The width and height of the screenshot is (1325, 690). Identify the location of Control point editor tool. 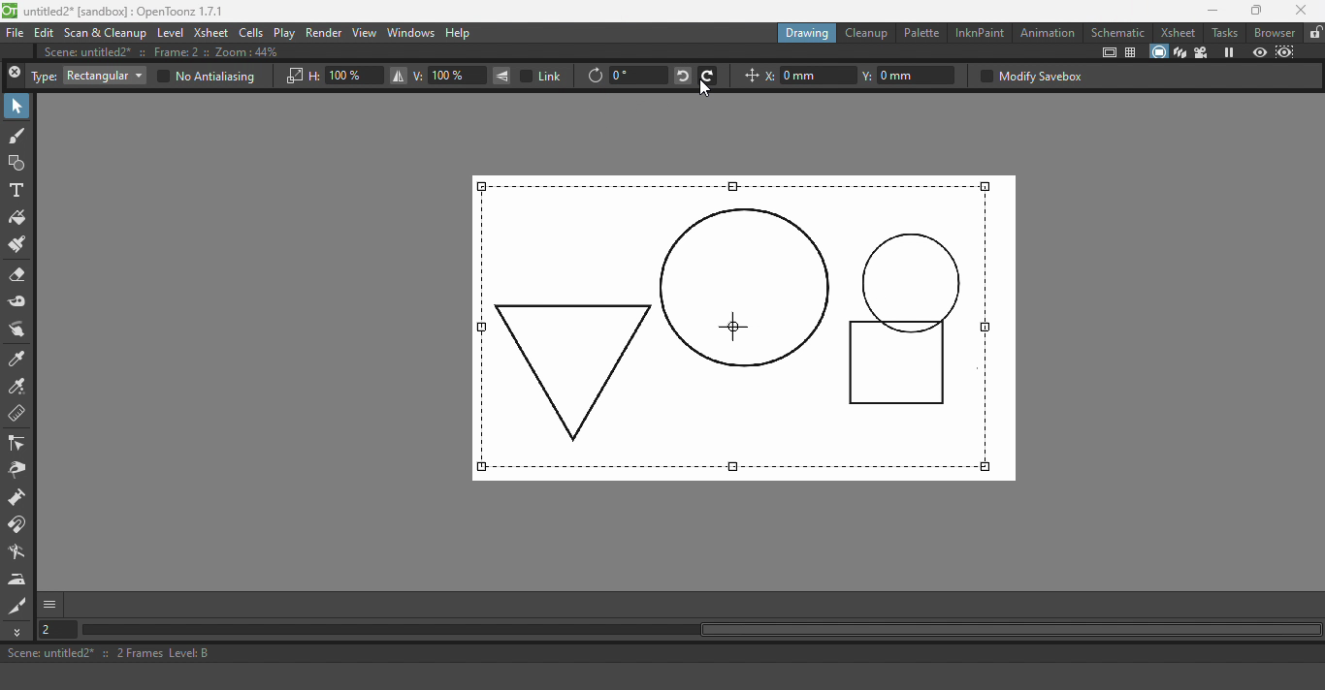
(18, 445).